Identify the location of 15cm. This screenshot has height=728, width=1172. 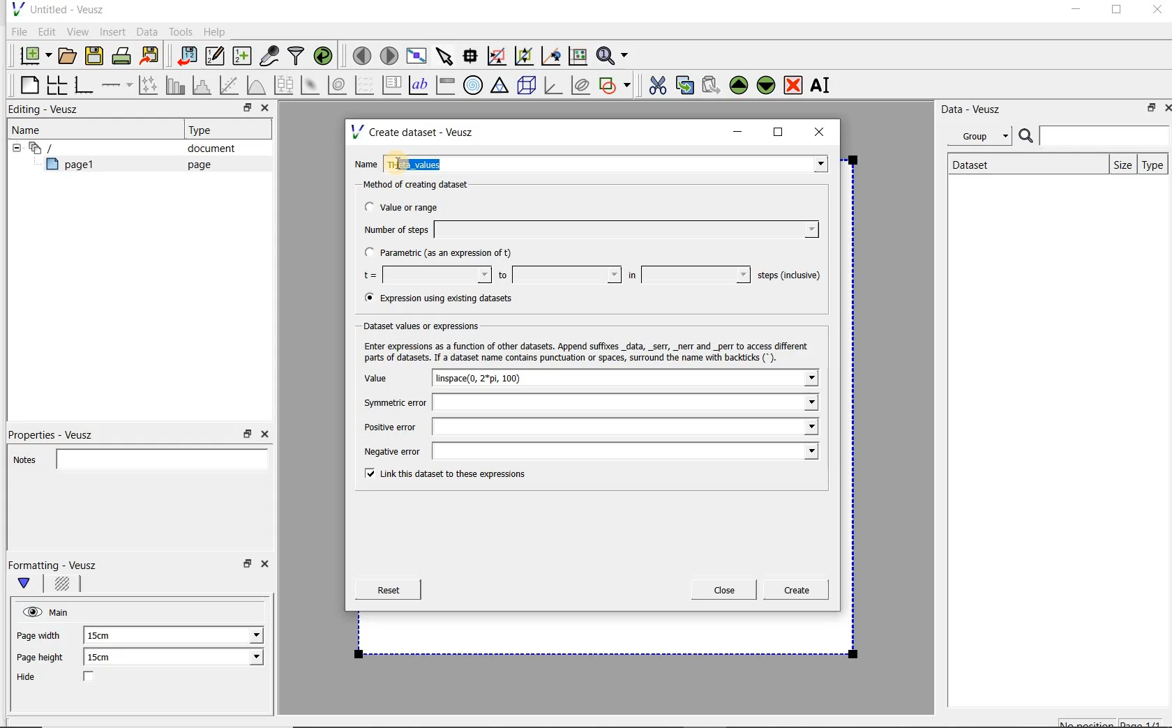
(107, 658).